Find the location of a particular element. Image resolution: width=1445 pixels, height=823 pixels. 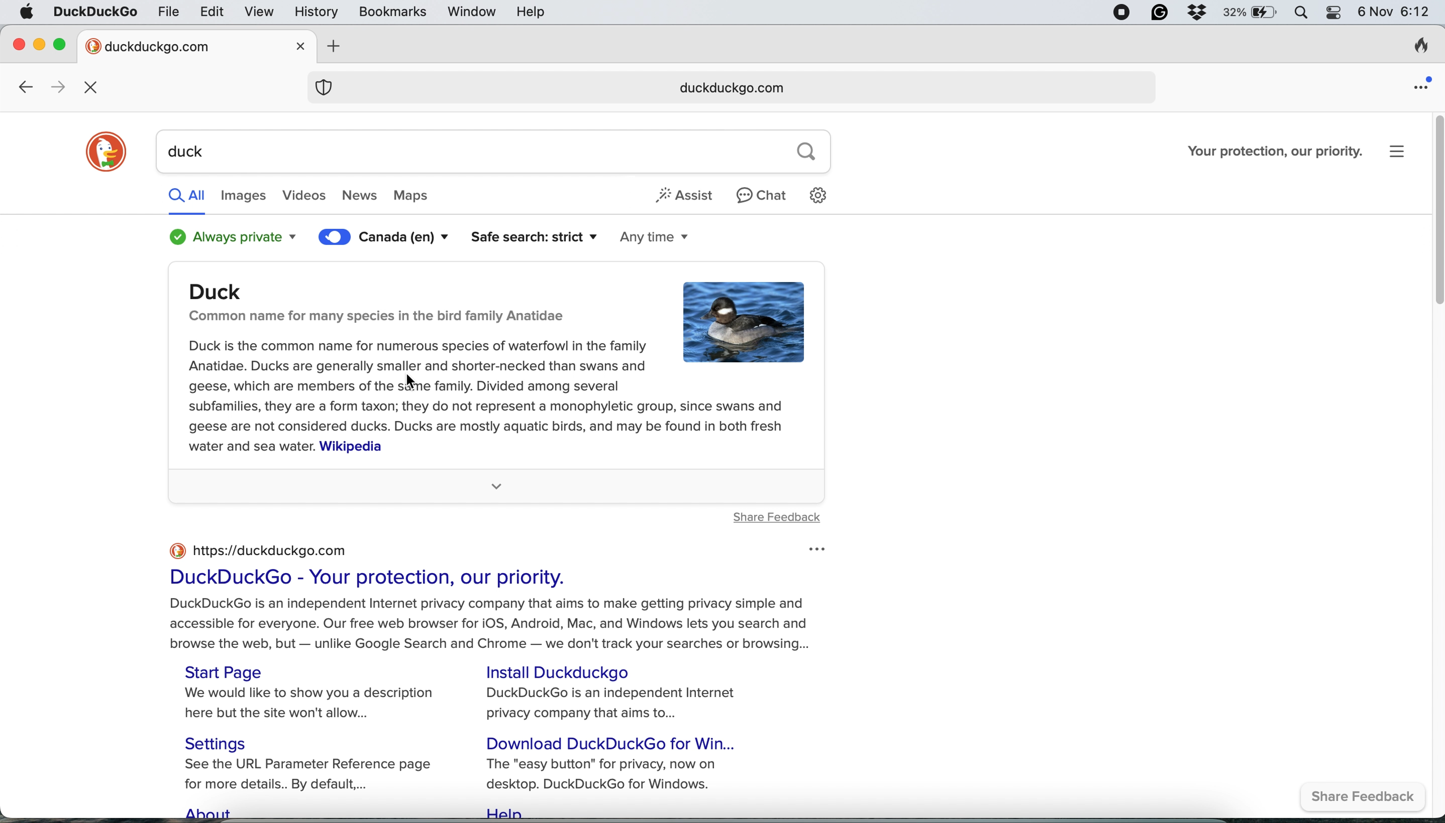

close is located at coordinates (302, 45).